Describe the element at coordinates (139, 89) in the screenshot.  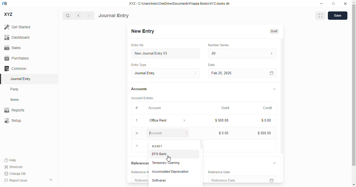
I see `accounts` at that location.